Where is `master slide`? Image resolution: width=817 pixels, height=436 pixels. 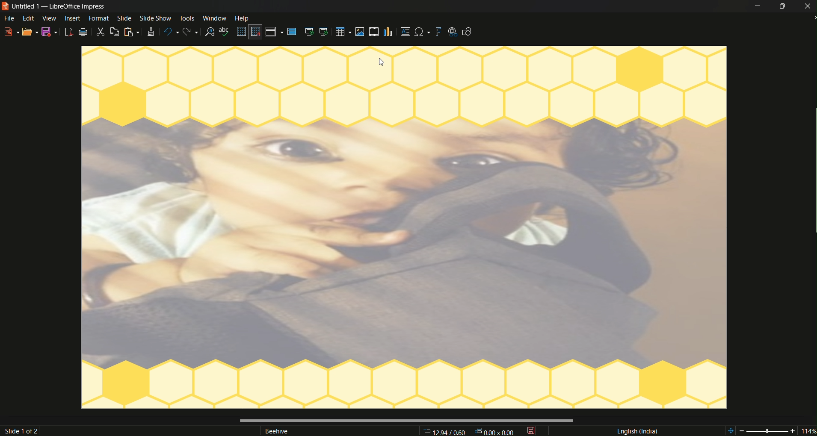
master slide is located at coordinates (293, 32).